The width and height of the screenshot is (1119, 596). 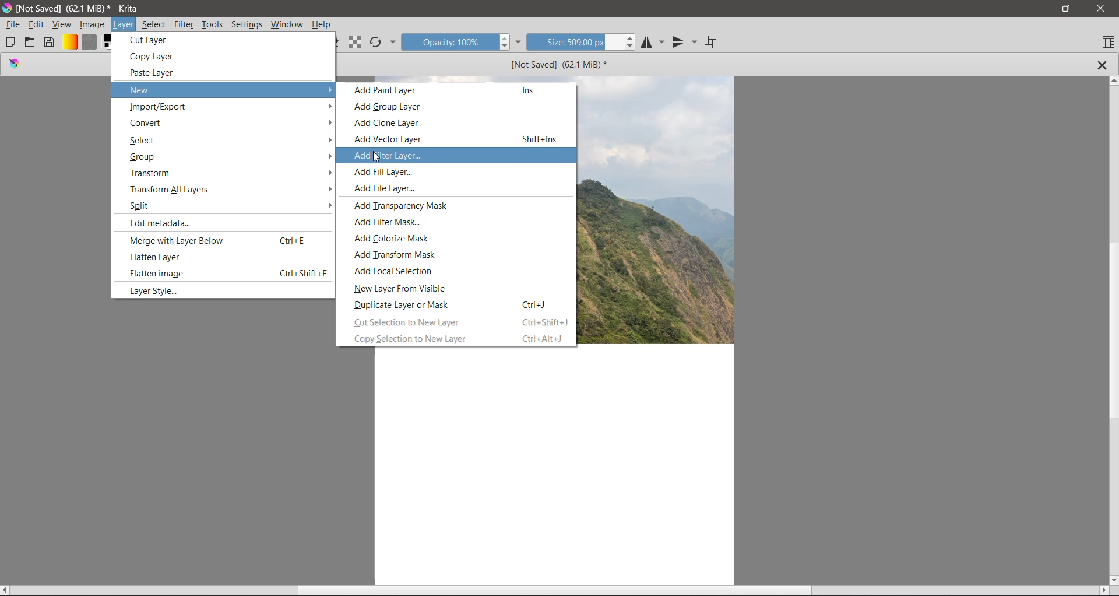 I want to click on Add Transparency Mark, so click(x=406, y=205).